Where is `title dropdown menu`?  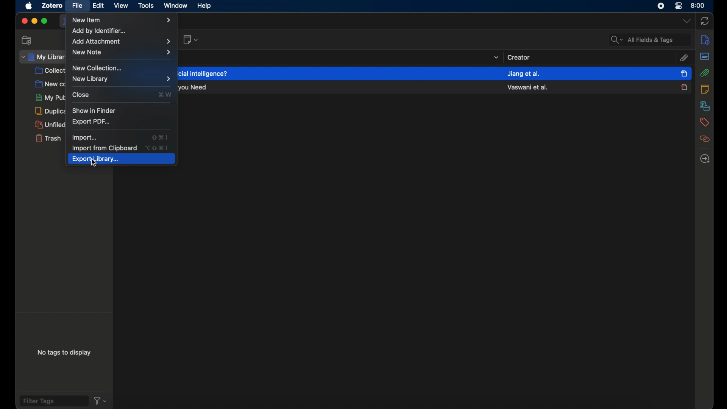
title dropdown menu is located at coordinates (495, 58).